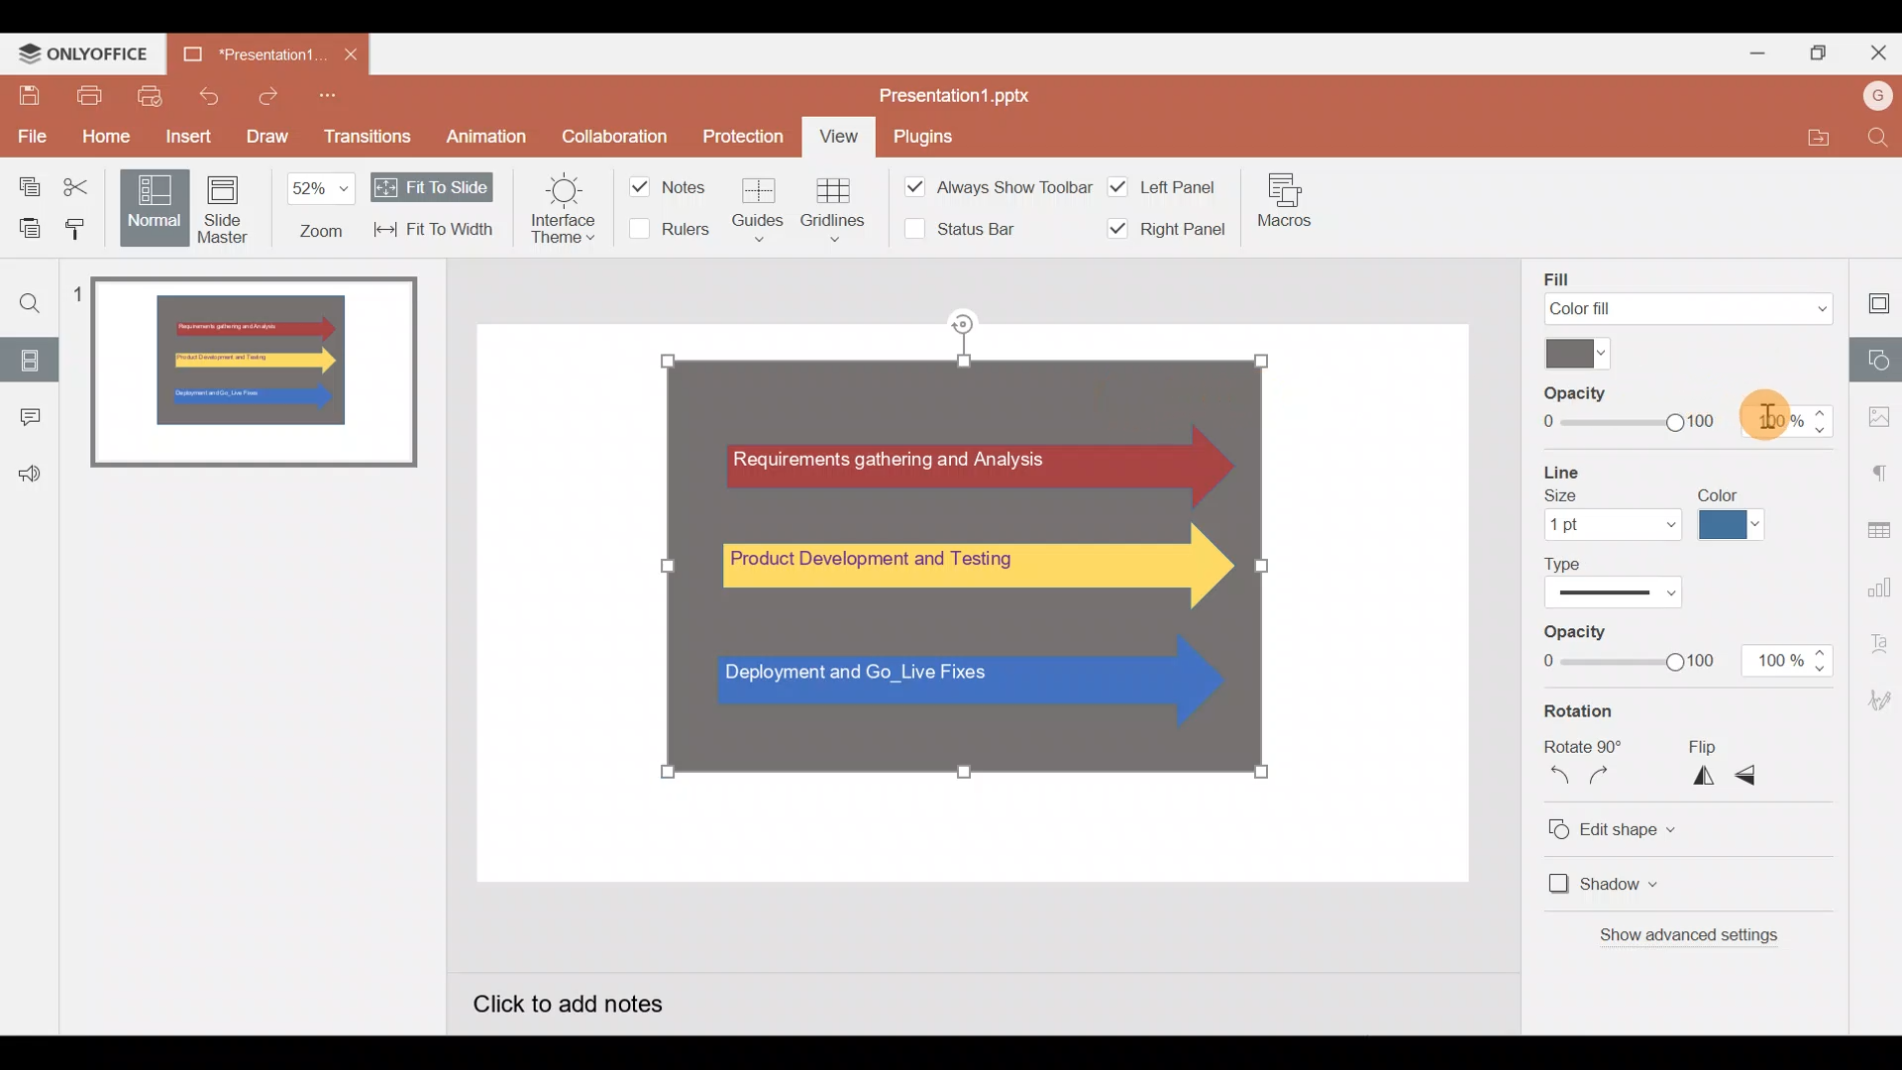 The image size is (1902, 1070). Describe the element at coordinates (668, 231) in the screenshot. I see `Rulers` at that location.